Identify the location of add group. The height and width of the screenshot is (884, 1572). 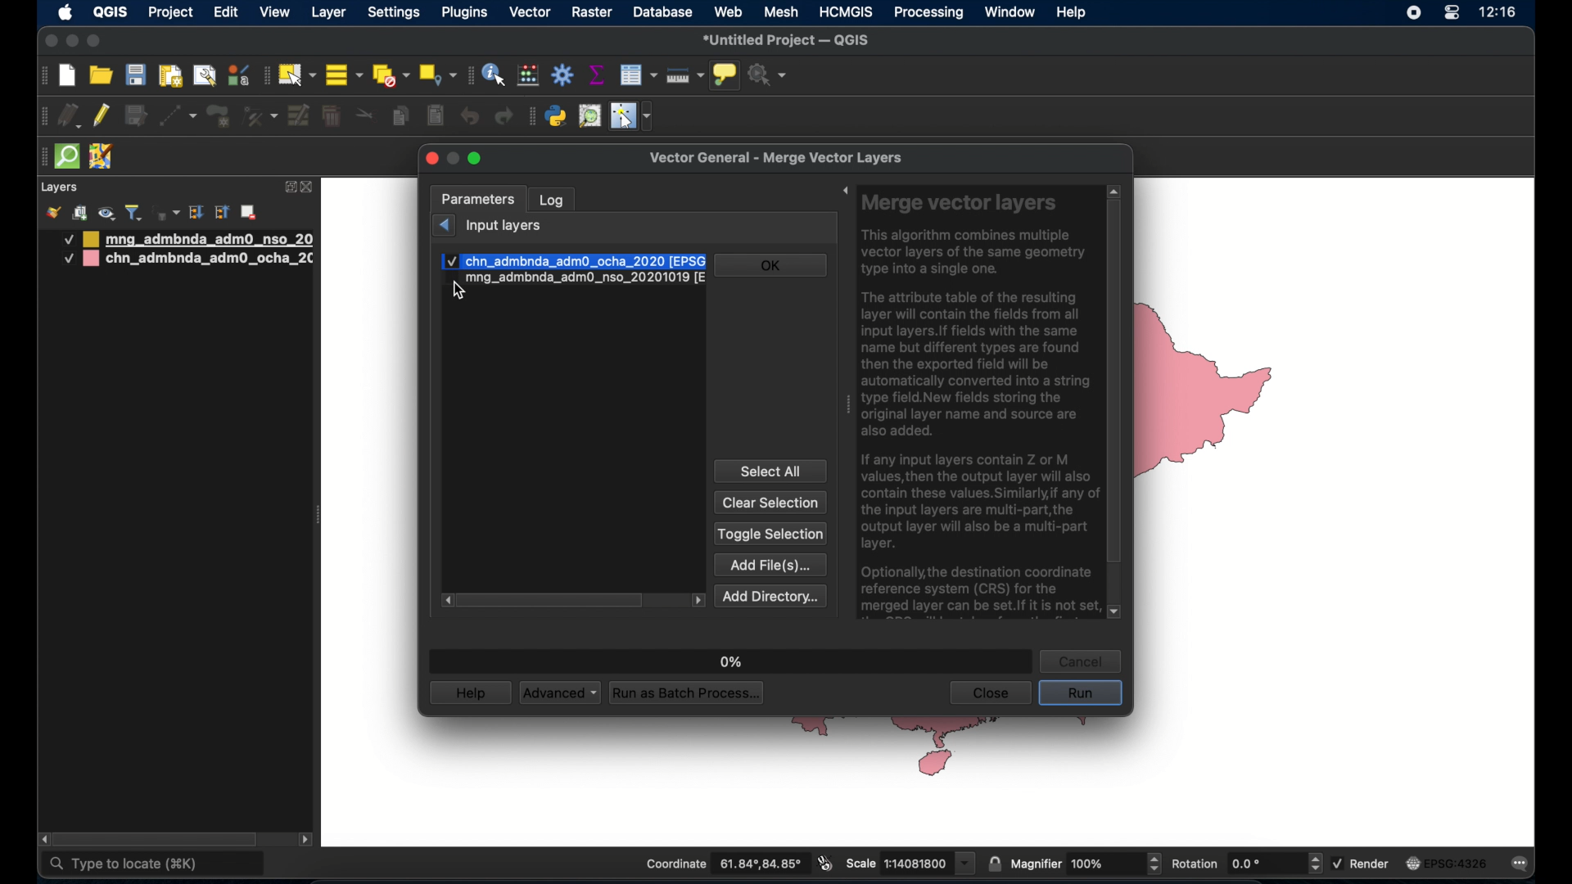
(79, 213).